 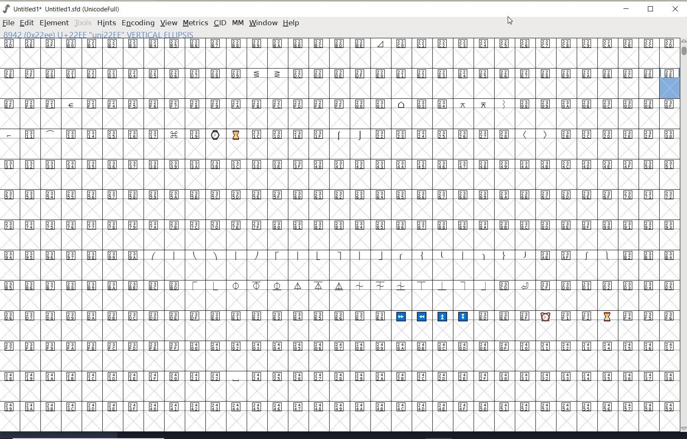 I want to click on CURSOR, so click(x=509, y=21).